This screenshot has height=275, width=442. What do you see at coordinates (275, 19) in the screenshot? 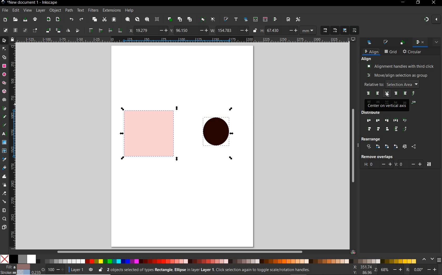
I see `open align and distribu` at bounding box center [275, 19].